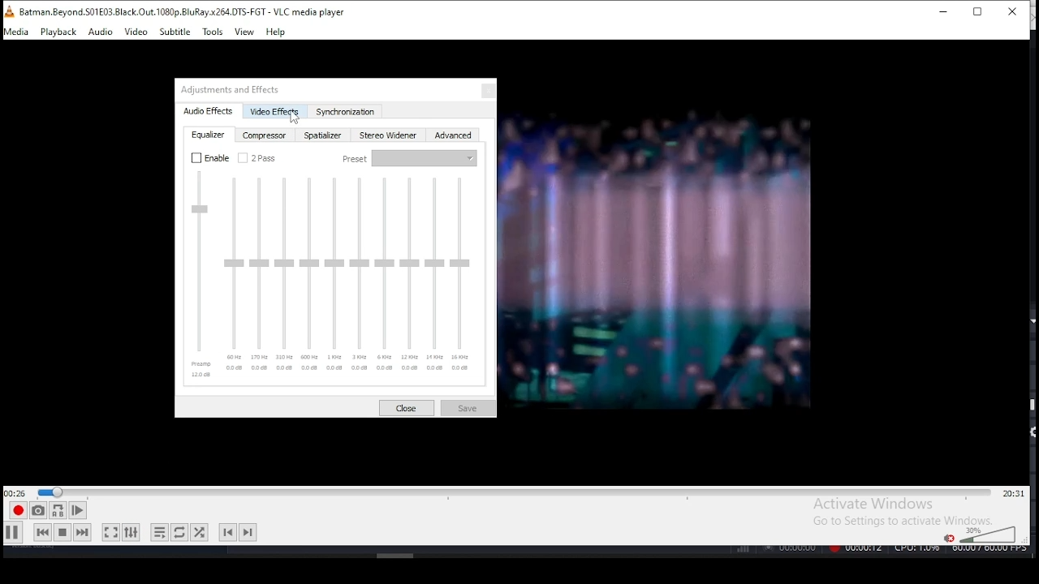 The image size is (1039, 584). Describe the element at coordinates (940, 11) in the screenshot. I see `minimize` at that location.